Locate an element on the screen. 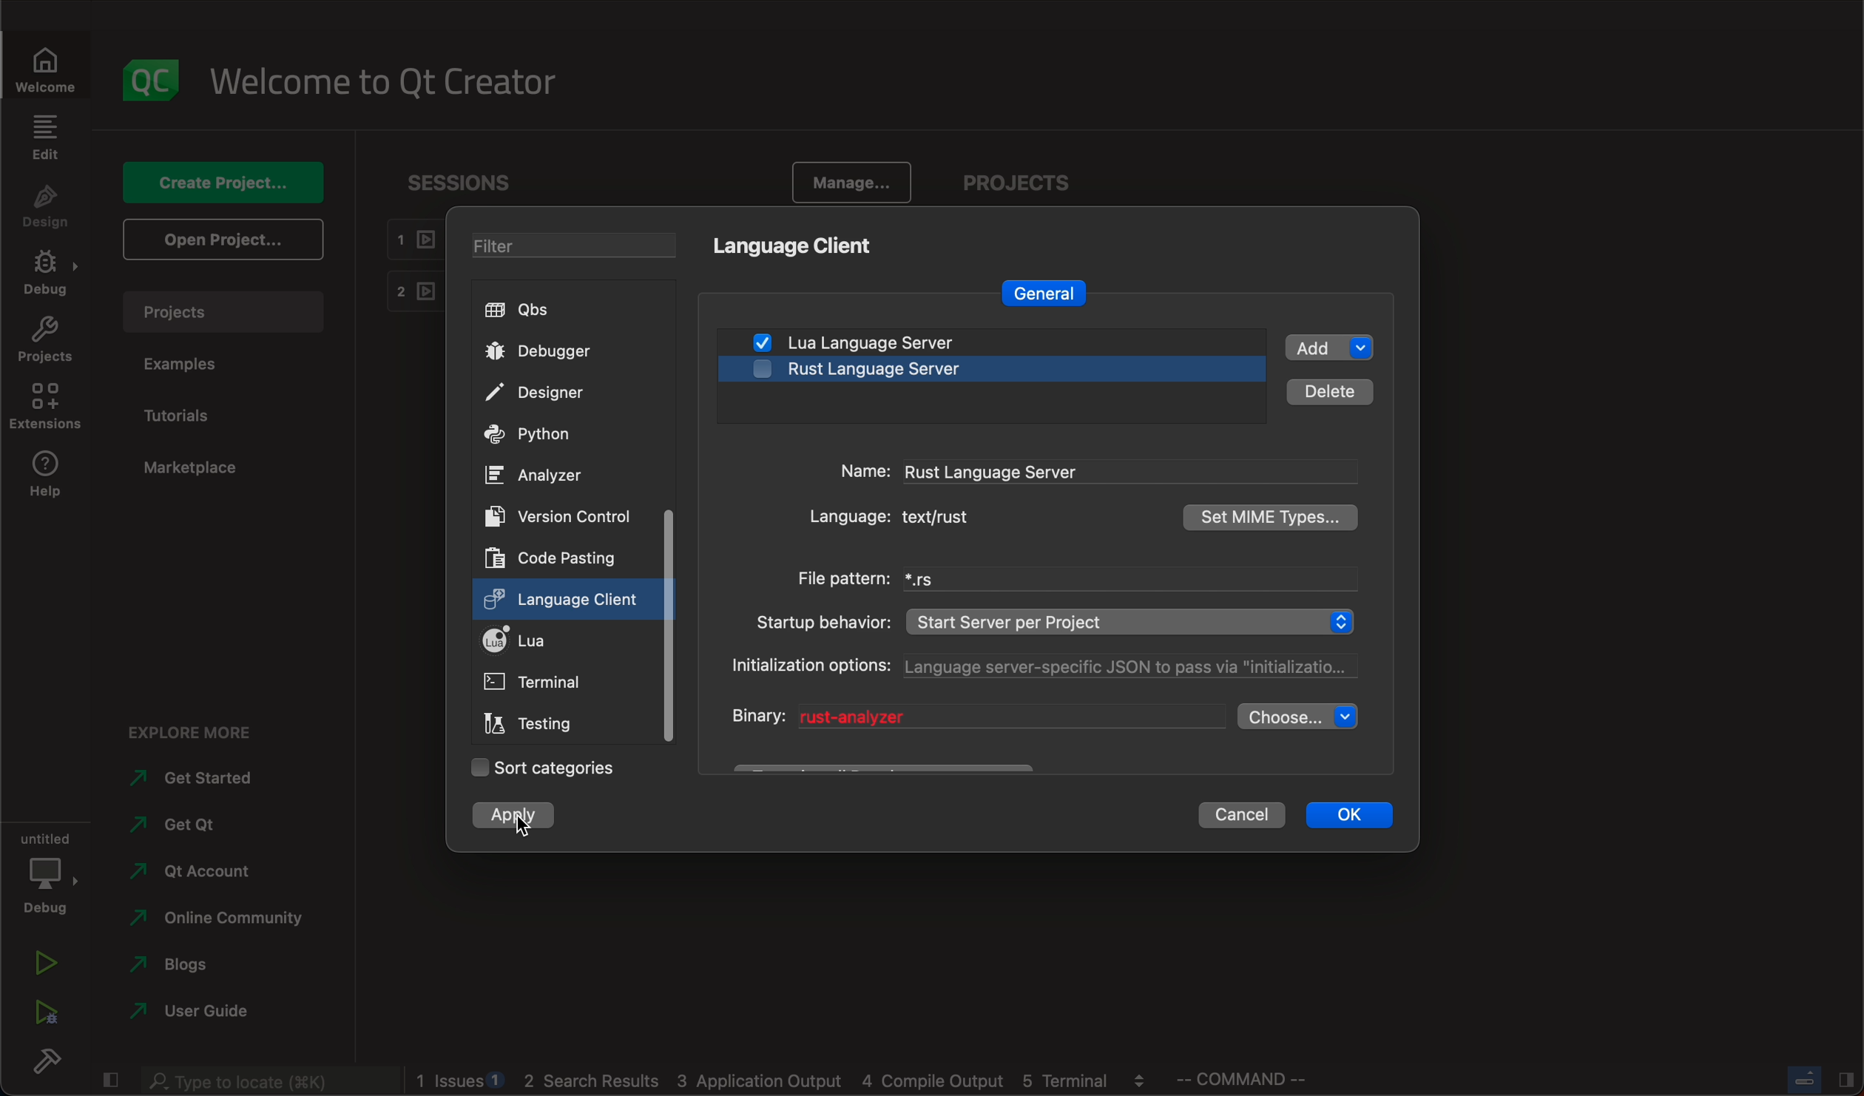  lua is located at coordinates (531, 640).